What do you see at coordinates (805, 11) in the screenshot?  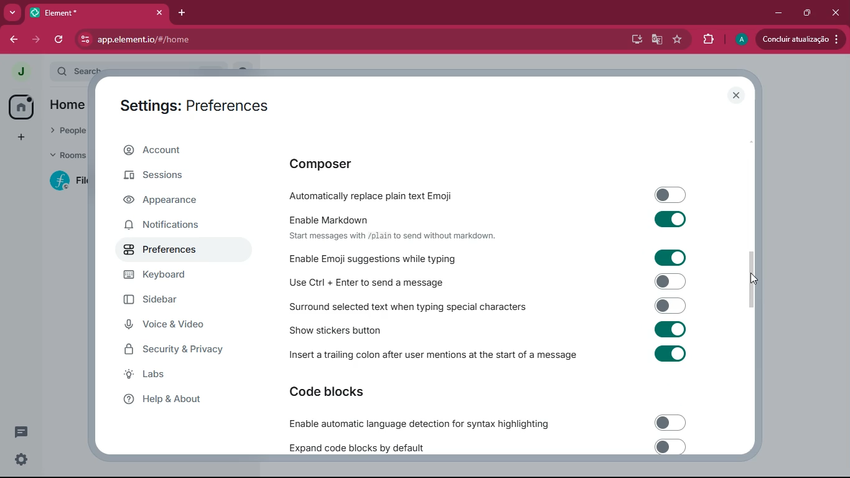 I see `maximize` at bounding box center [805, 11].